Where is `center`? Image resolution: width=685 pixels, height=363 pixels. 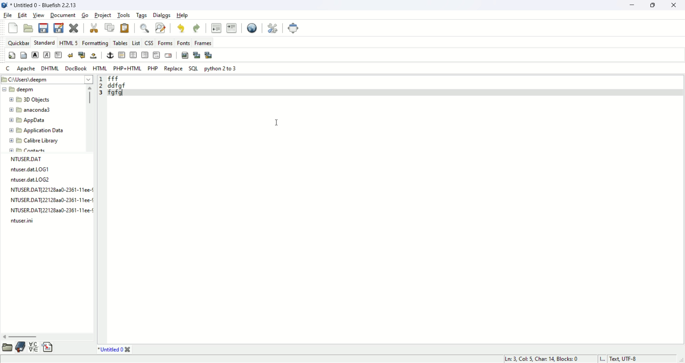 center is located at coordinates (133, 55).